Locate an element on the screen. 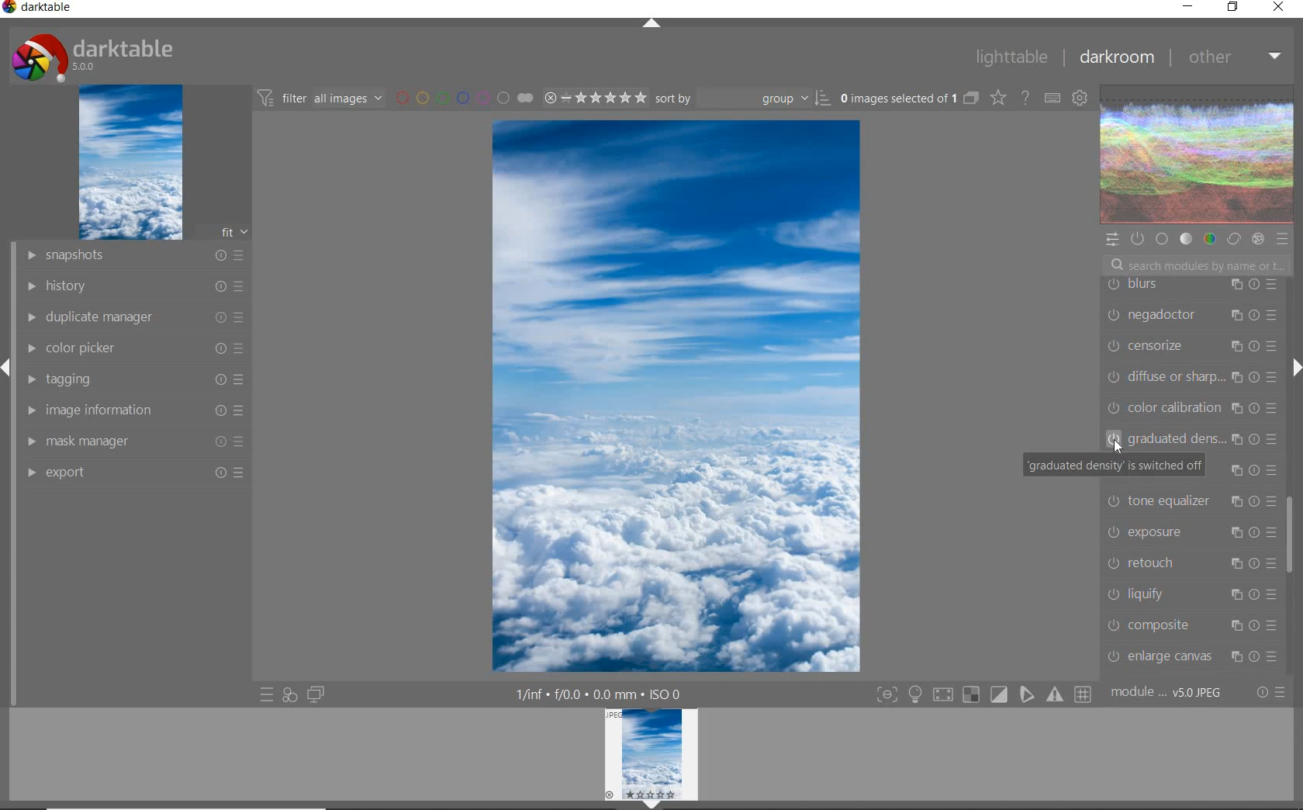 The image size is (1303, 810). IMAGE is located at coordinates (129, 163).